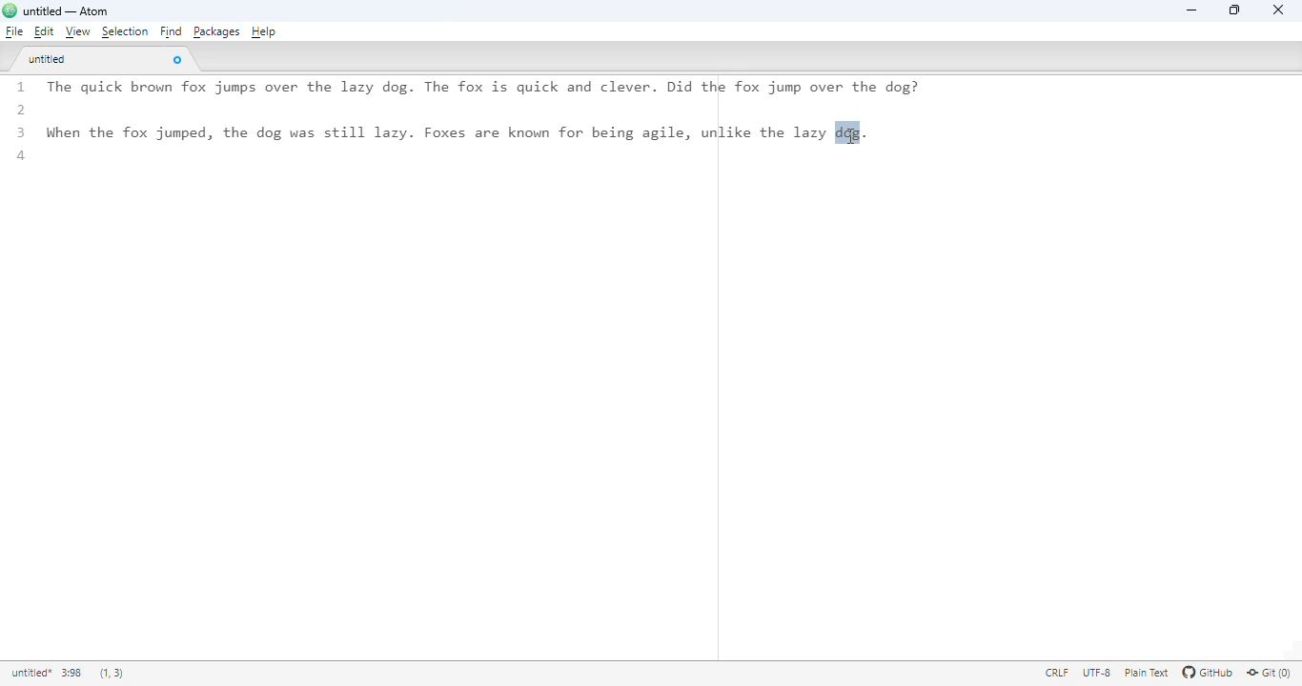 Image resolution: width=1302 pixels, height=686 pixels. I want to click on 3:98, so click(71, 673).